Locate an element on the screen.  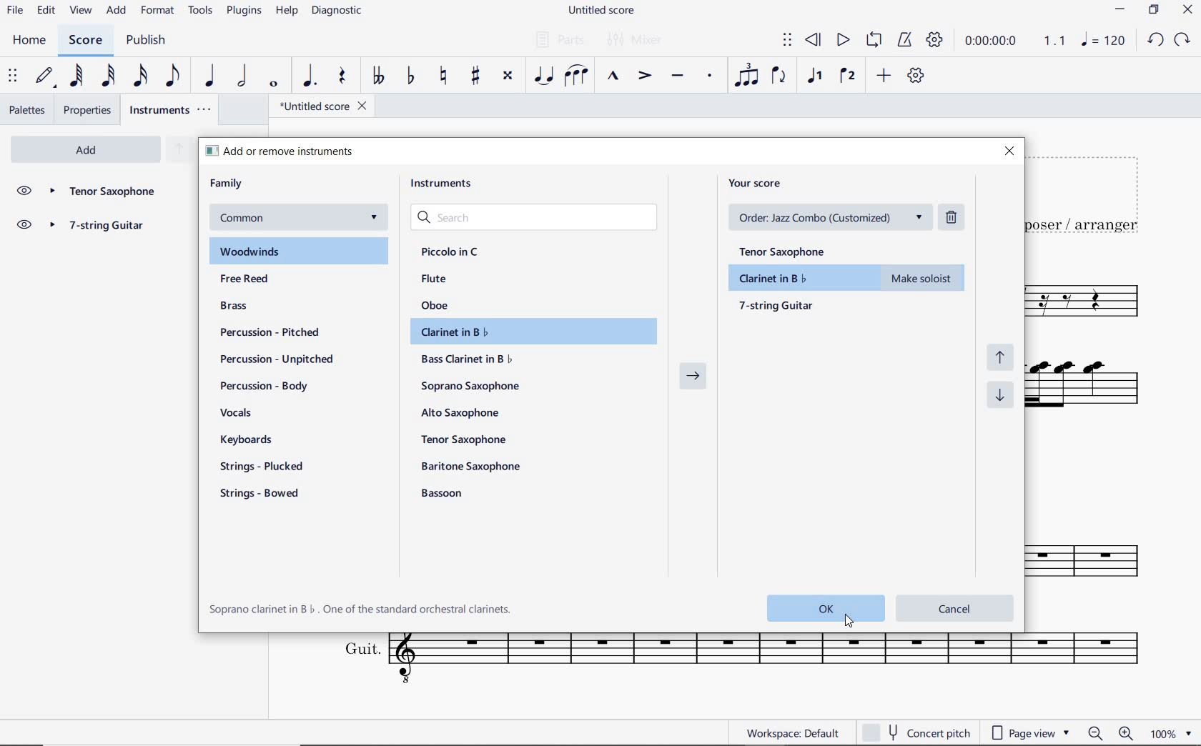
move selected instrument up is located at coordinates (1004, 356).